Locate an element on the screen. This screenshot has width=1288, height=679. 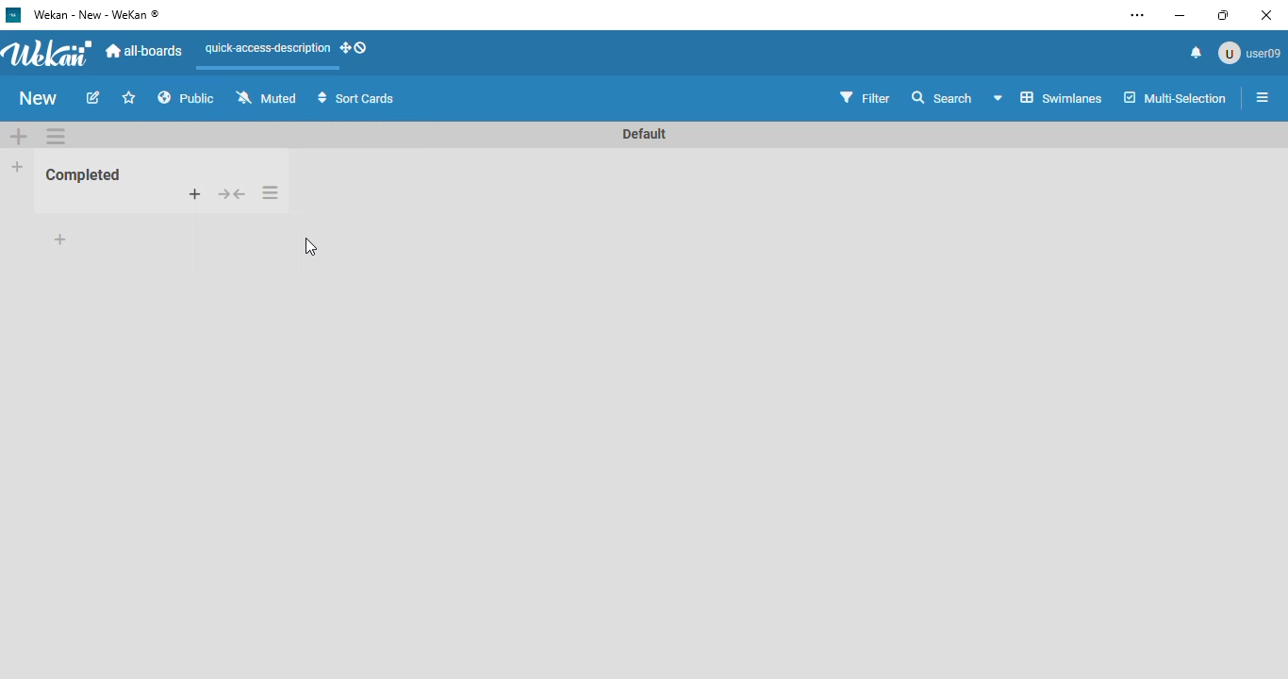
wekan - new - wekan  is located at coordinates (96, 14).